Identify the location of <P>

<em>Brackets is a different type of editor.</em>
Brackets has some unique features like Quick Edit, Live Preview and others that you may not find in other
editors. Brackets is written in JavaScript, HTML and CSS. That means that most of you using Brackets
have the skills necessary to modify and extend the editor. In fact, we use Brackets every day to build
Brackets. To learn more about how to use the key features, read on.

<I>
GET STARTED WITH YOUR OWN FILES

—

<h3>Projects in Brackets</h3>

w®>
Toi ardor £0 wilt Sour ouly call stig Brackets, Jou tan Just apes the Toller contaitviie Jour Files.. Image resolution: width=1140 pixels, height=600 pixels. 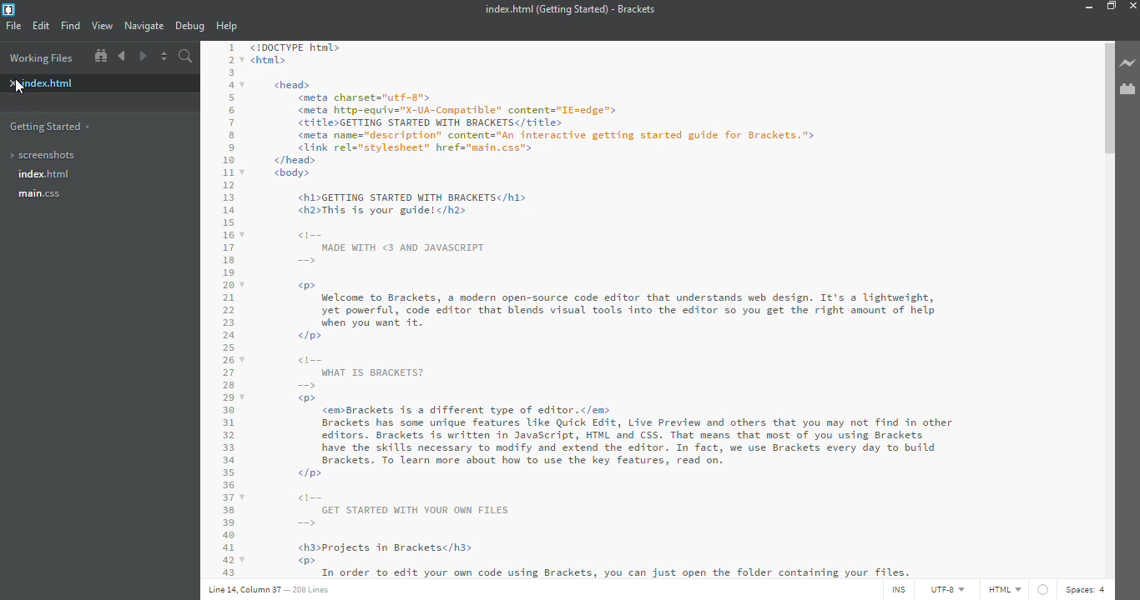
(663, 486).